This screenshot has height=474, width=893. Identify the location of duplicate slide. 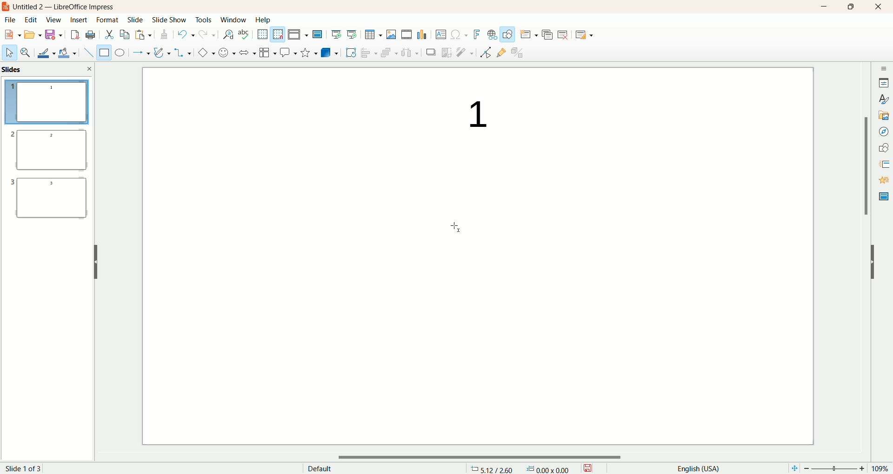
(548, 33).